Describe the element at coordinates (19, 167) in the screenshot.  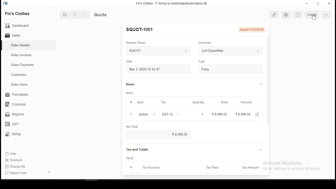
I see `change DB` at that location.